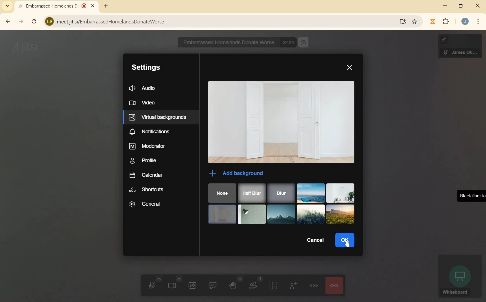  I want to click on performance settings, so click(304, 42).